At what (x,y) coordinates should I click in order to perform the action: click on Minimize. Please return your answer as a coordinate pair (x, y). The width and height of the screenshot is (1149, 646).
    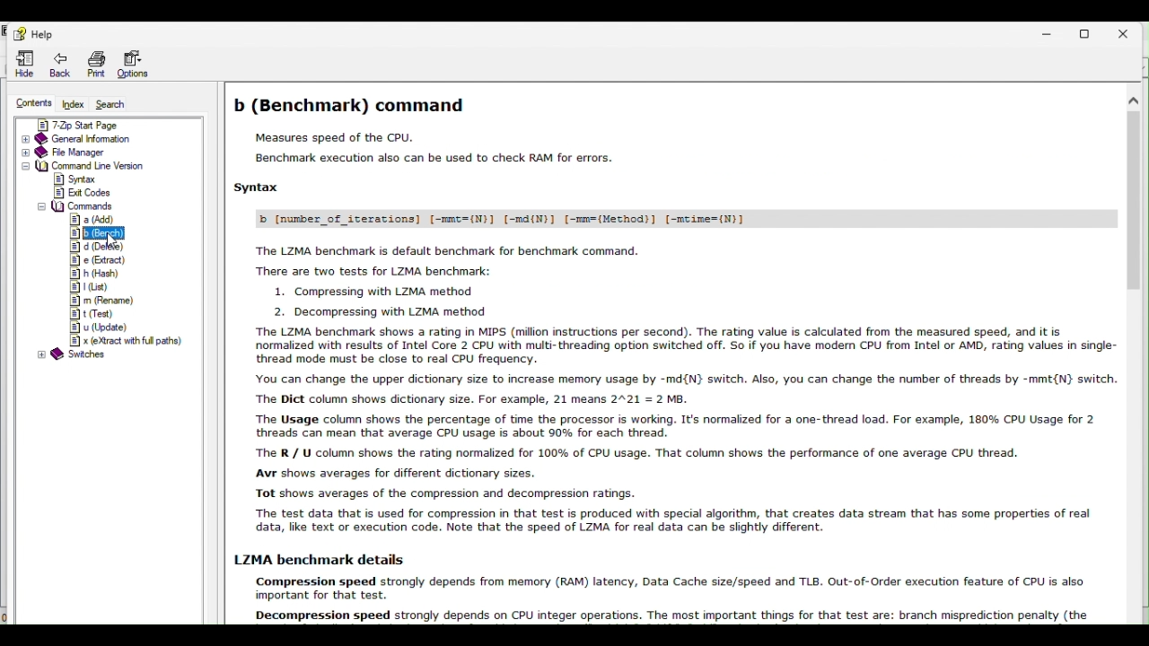
    Looking at the image, I should click on (1054, 31).